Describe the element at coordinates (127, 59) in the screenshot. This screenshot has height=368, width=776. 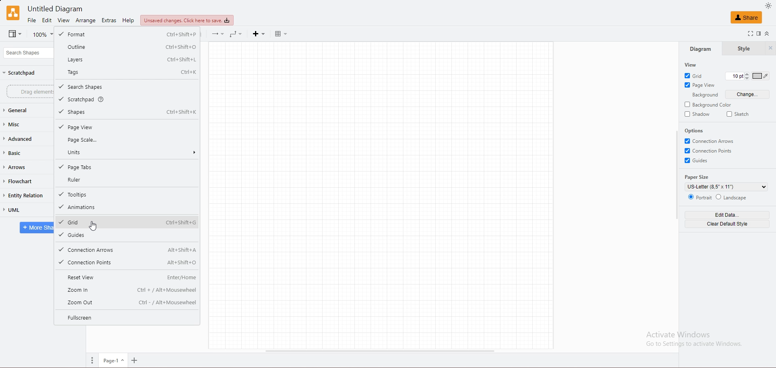
I see `layers                    Ctrl+Shft+L` at that location.